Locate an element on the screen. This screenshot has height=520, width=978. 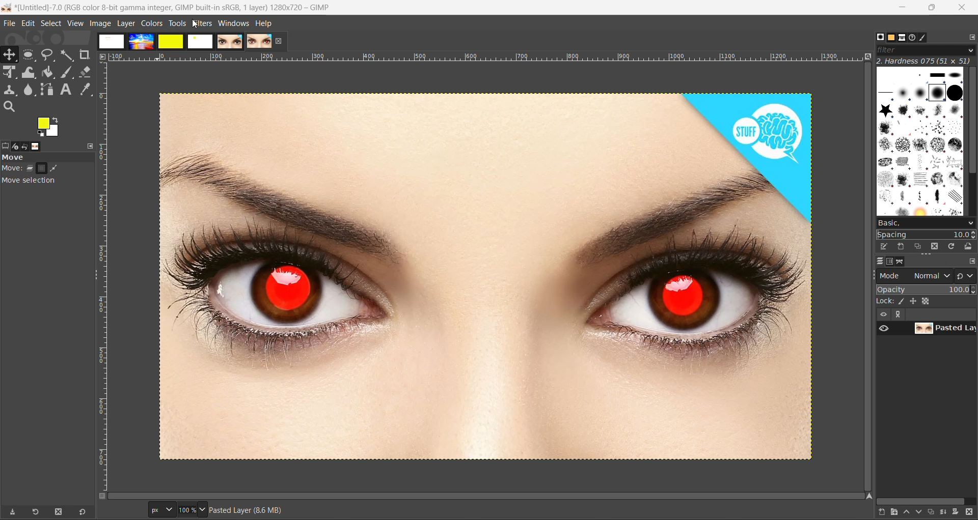
ink is located at coordinates (902, 301).